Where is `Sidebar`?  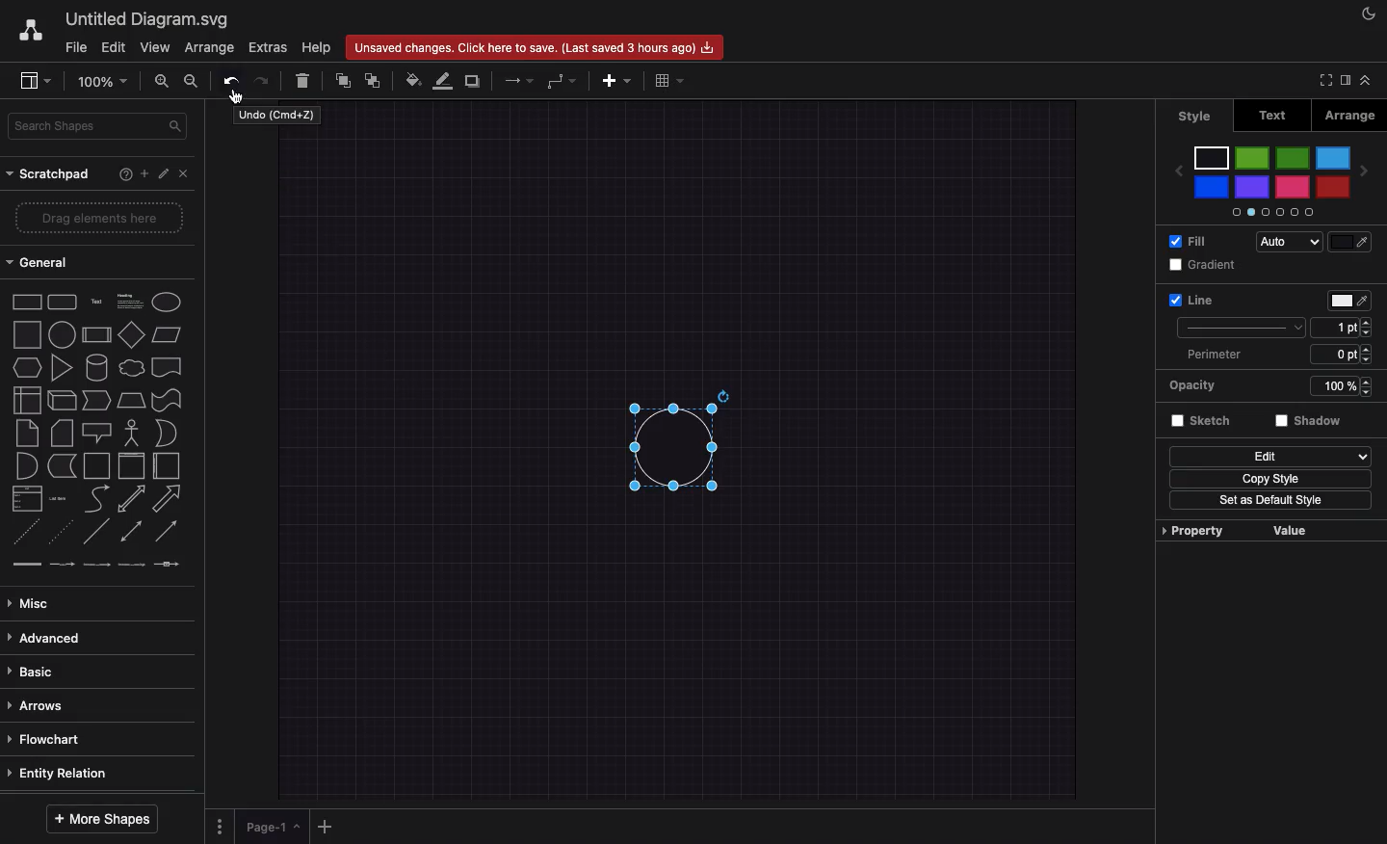
Sidebar is located at coordinates (38, 79).